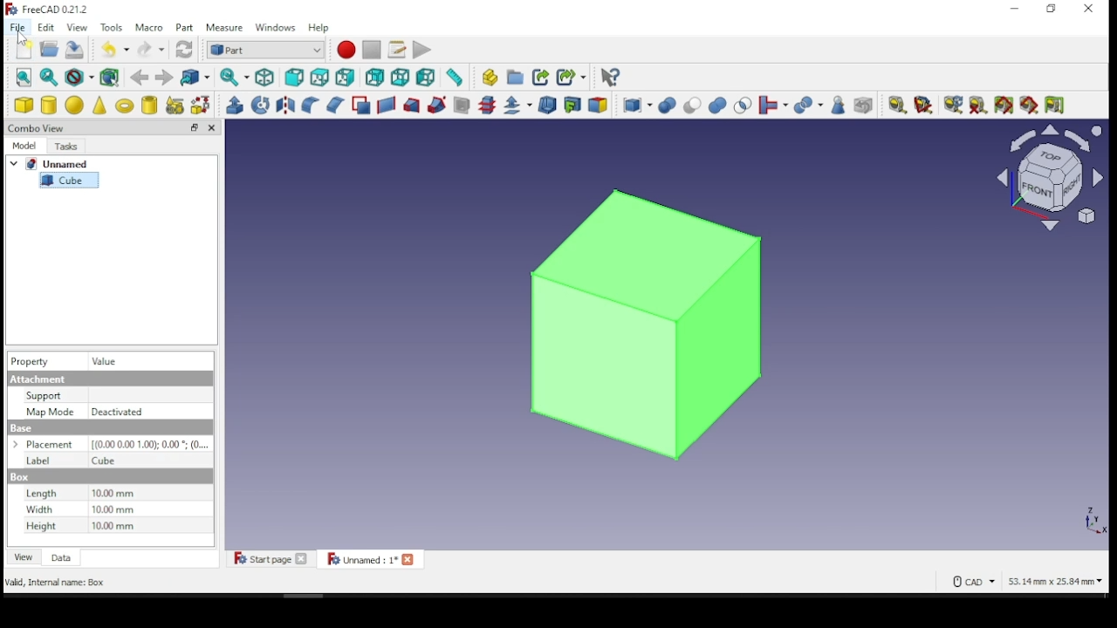  What do you see at coordinates (547, 106) in the screenshot?
I see `thickness` at bounding box center [547, 106].